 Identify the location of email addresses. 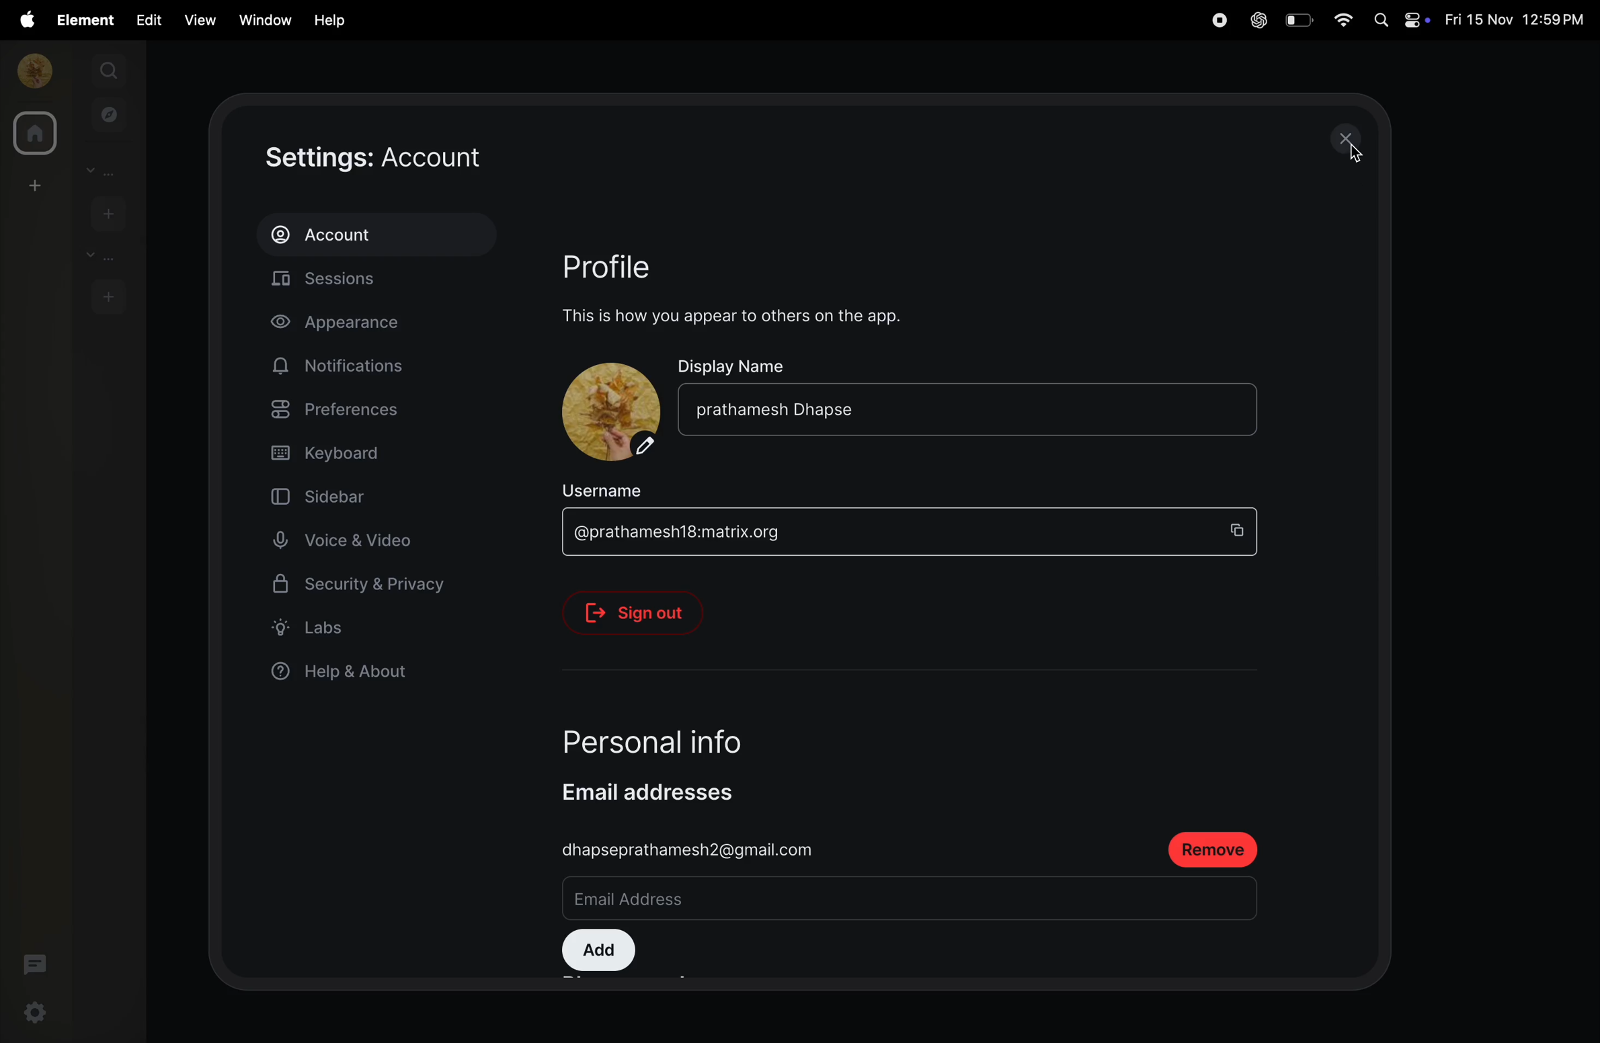
(662, 792).